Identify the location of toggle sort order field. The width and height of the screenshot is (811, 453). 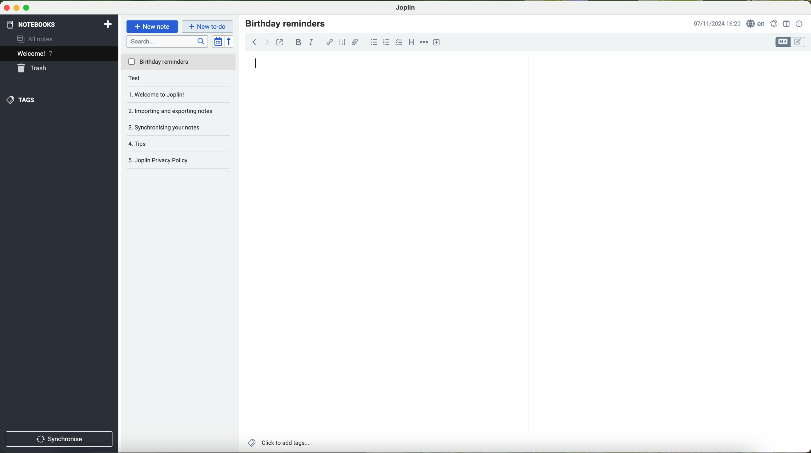
(218, 41).